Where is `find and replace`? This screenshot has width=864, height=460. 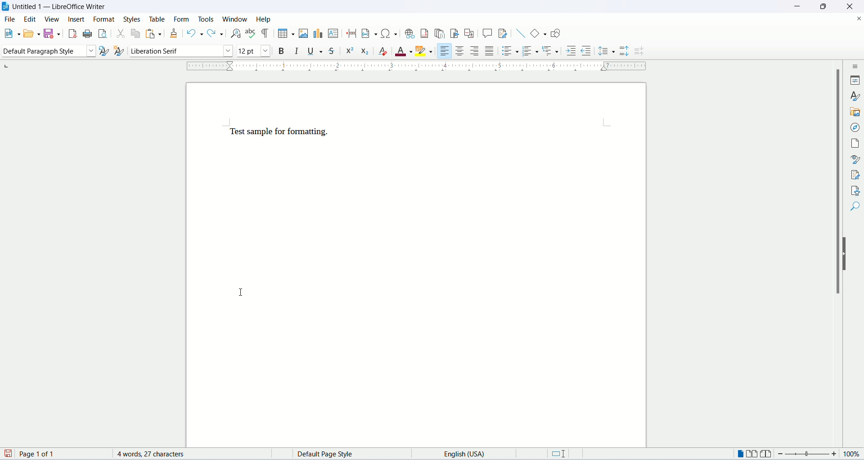
find and replace is located at coordinates (234, 33).